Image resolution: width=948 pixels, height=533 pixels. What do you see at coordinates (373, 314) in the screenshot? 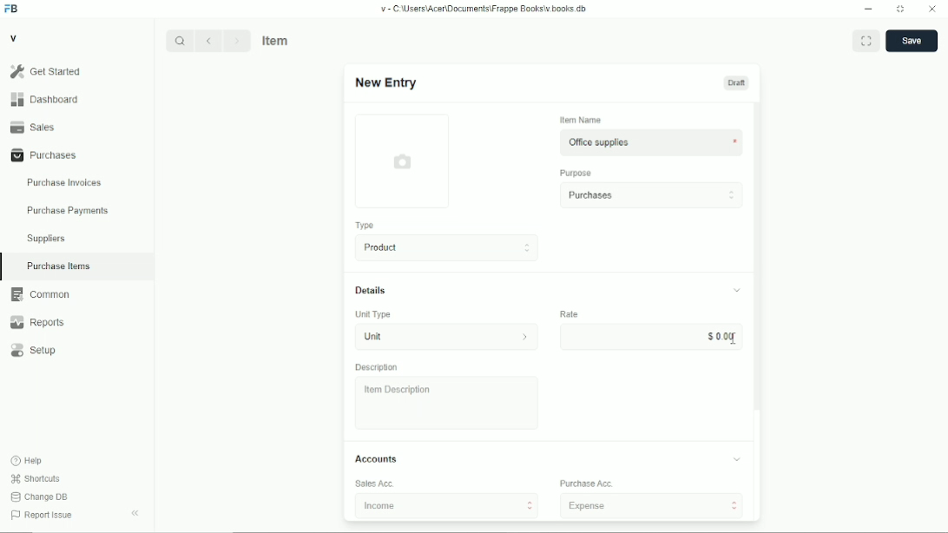
I see `unit type` at bounding box center [373, 314].